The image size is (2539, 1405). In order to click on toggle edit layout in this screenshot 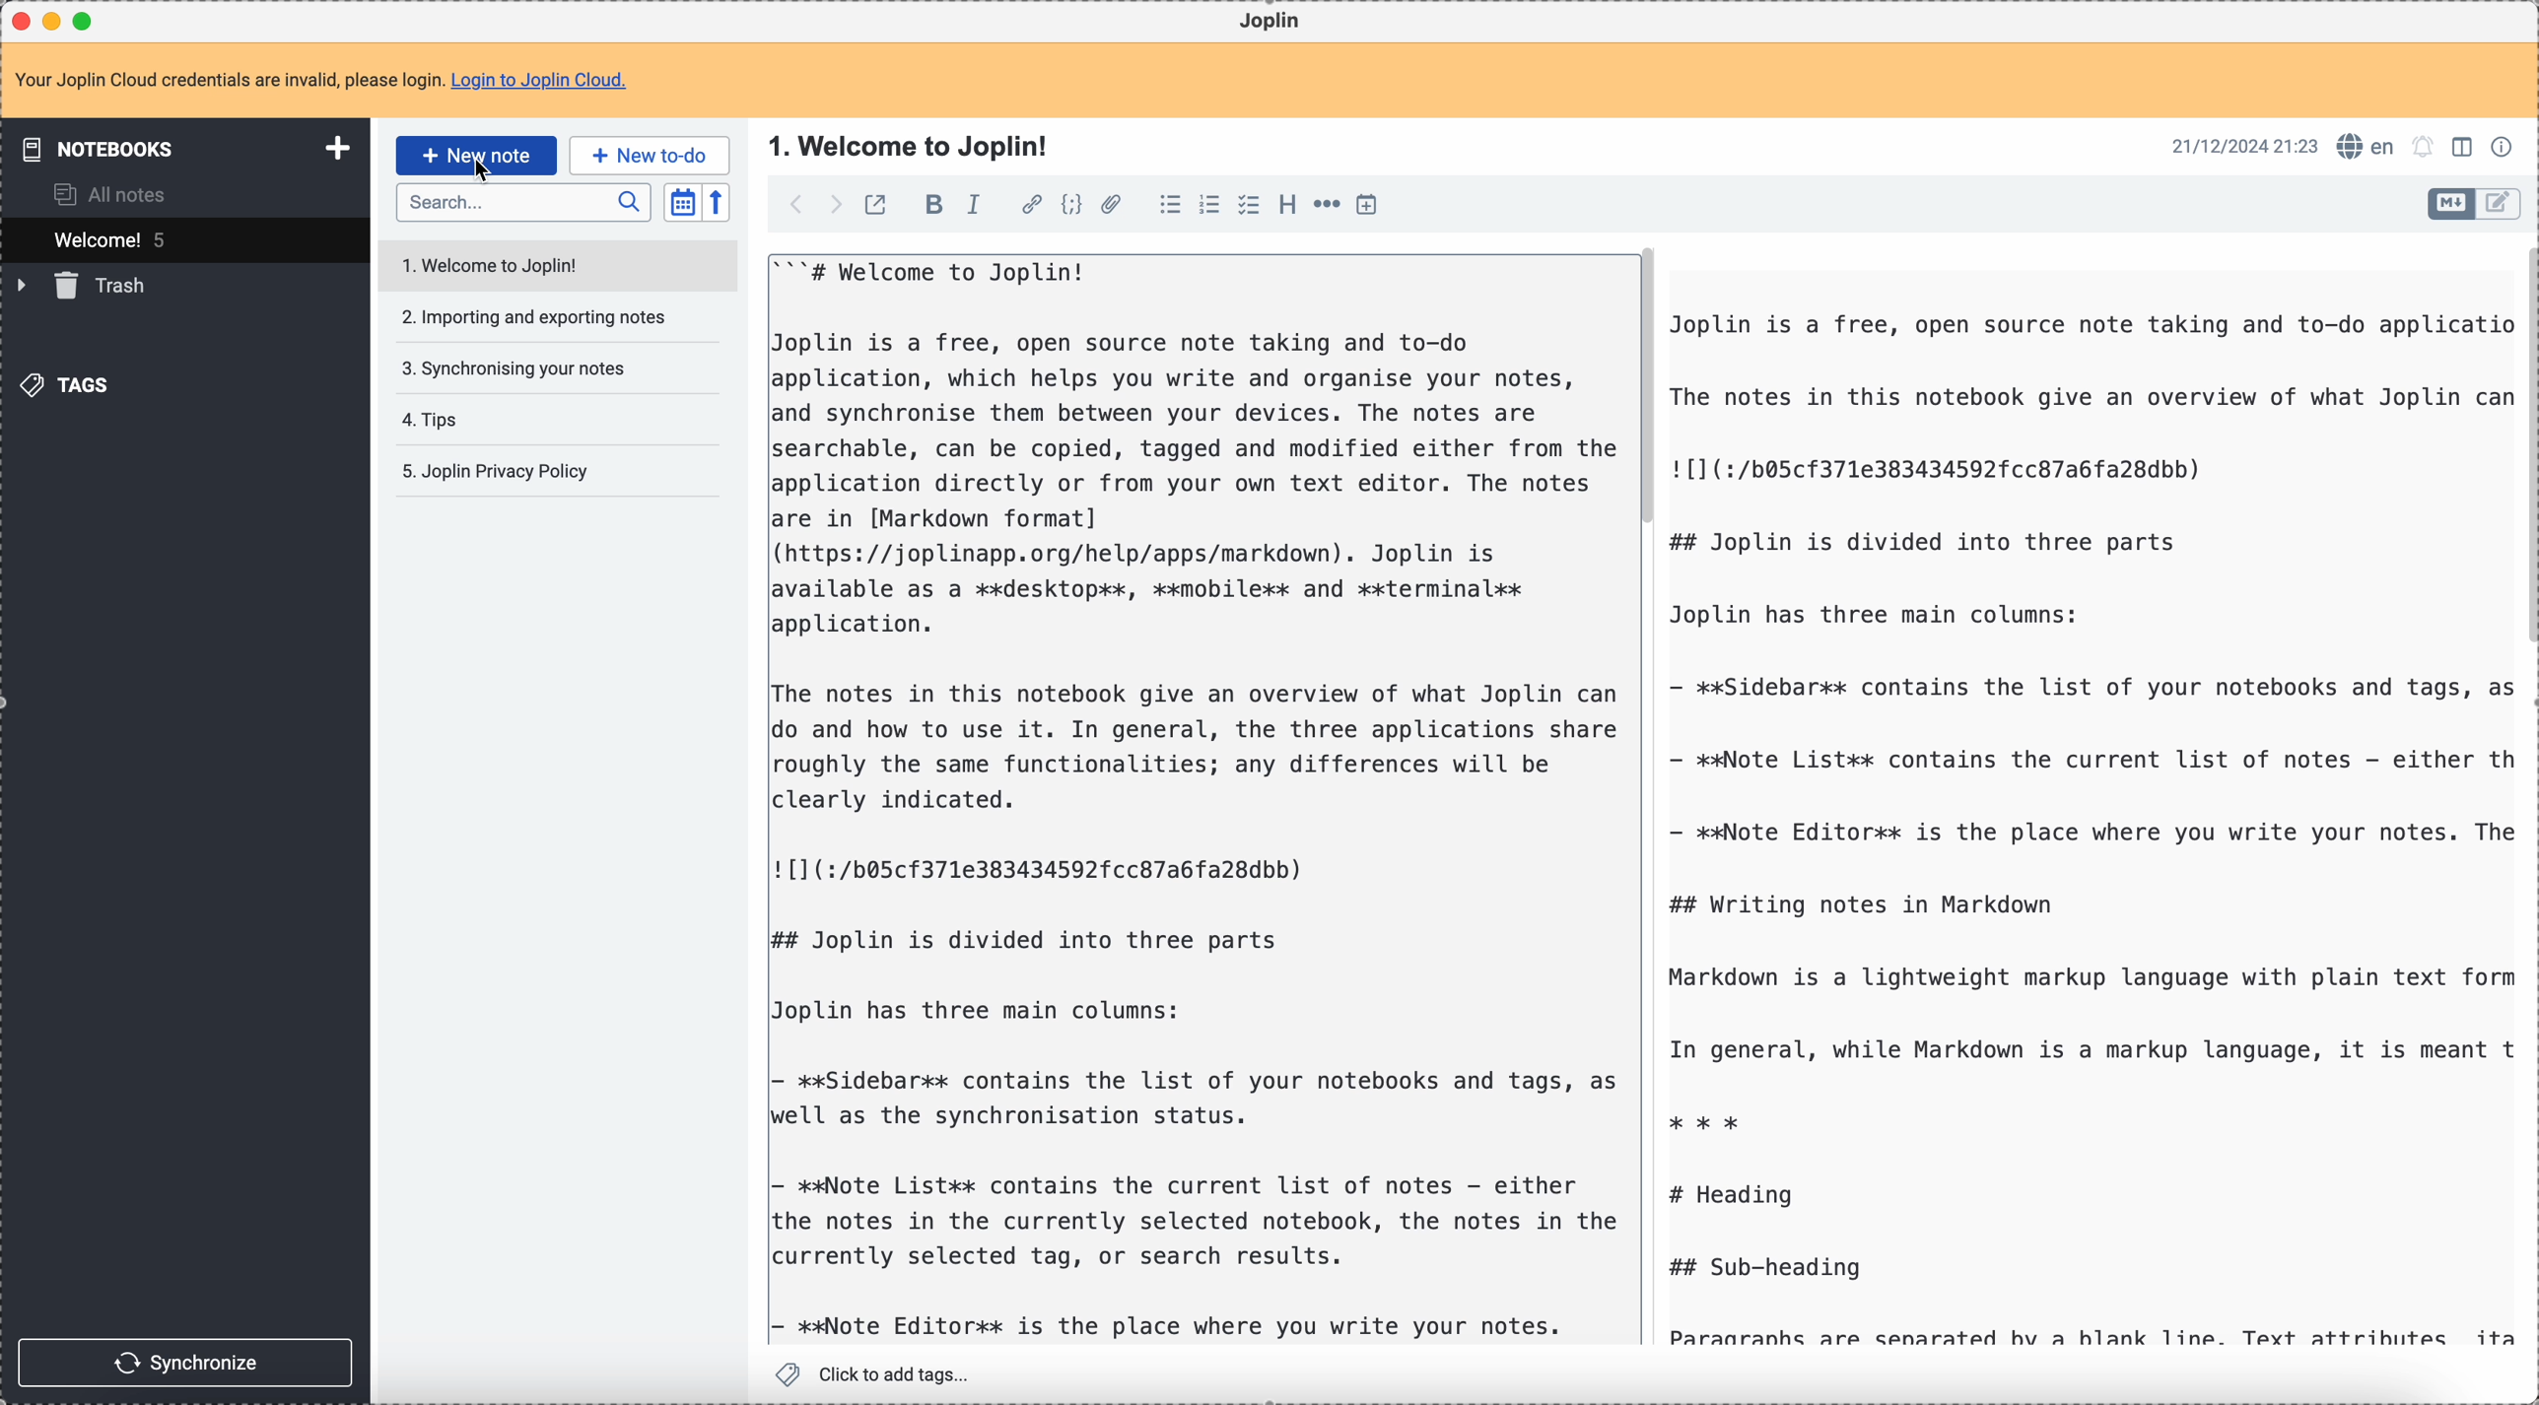, I will do `click(2450, 204)`.